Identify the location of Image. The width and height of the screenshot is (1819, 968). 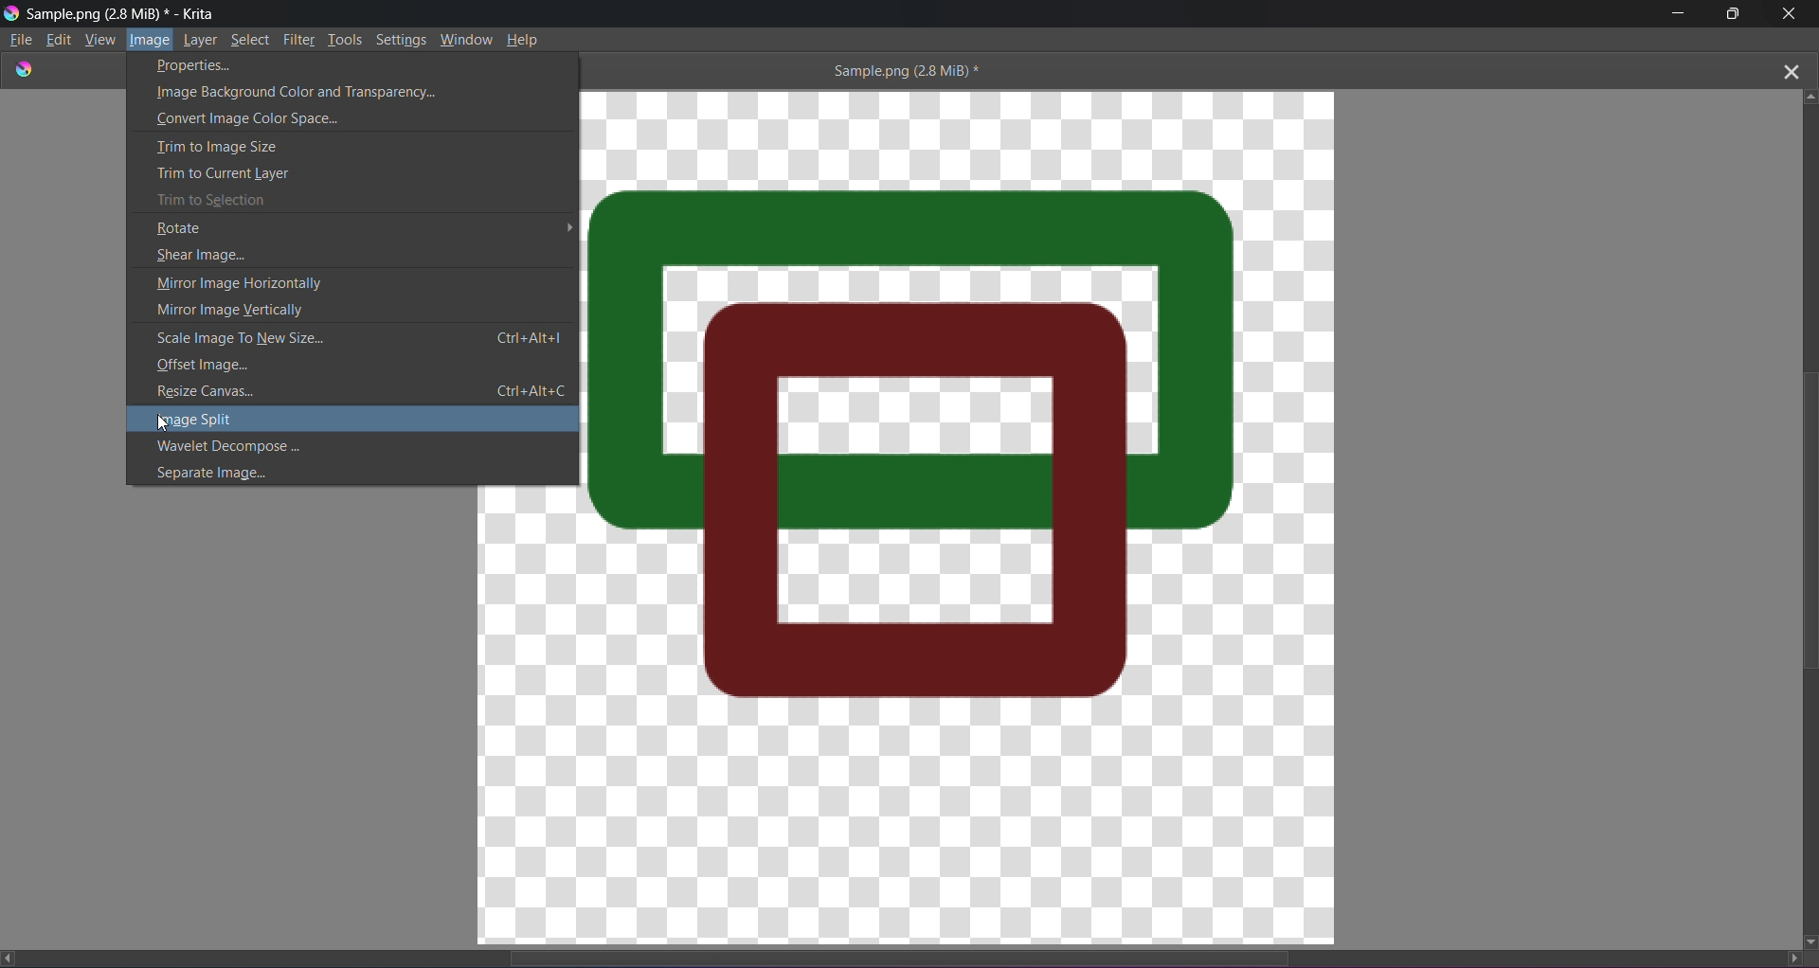
(151, 41).